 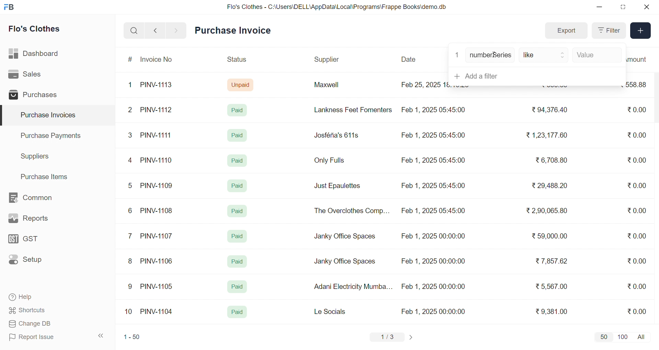 I want to click on + Add a filter, so click(x=535, y=76).